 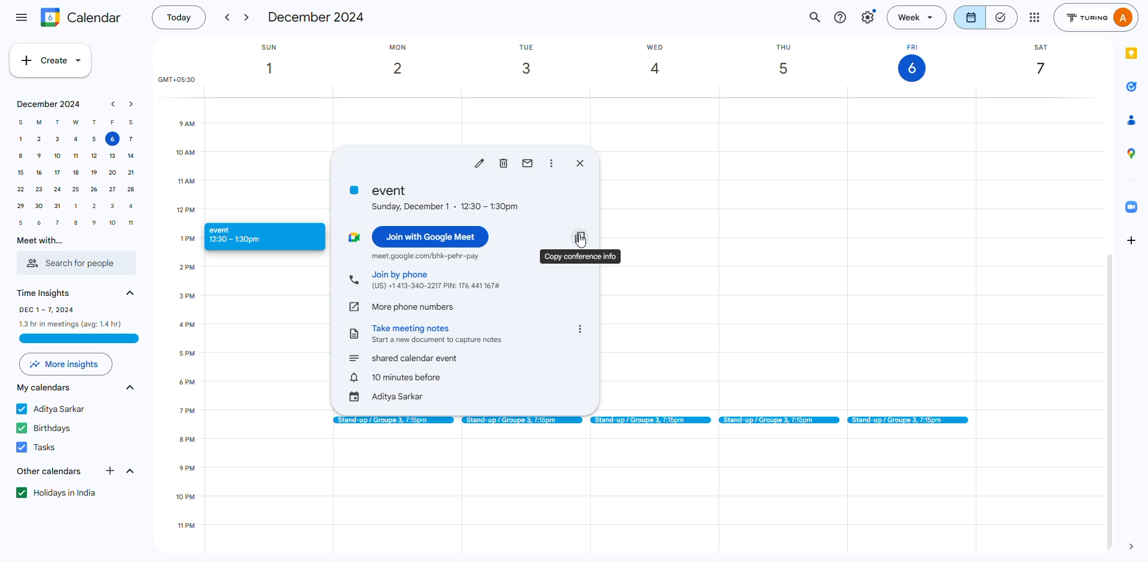 What do you see at coordinates (918, 17) in the screenshot?
I see `week` at bounding box center [918, 17].